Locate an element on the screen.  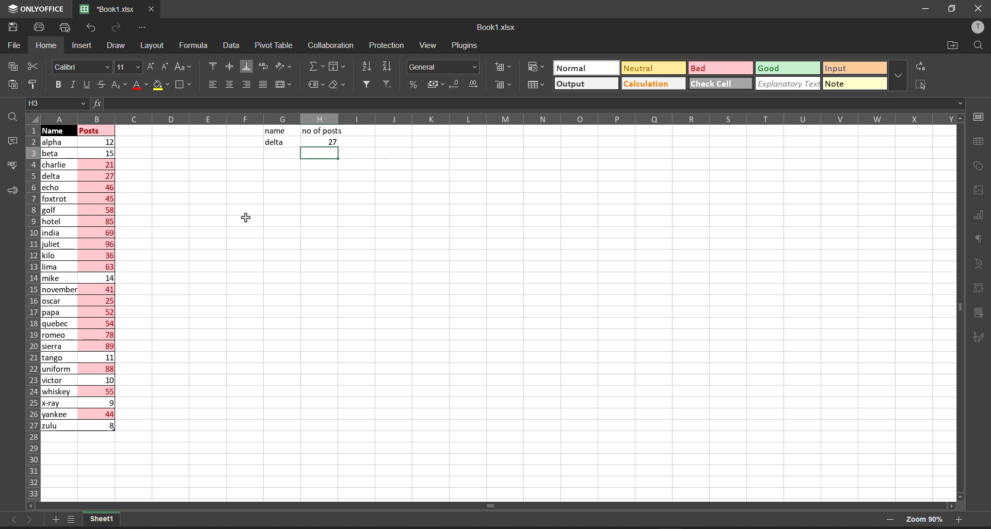
column names is located at coordinates (501, 119).